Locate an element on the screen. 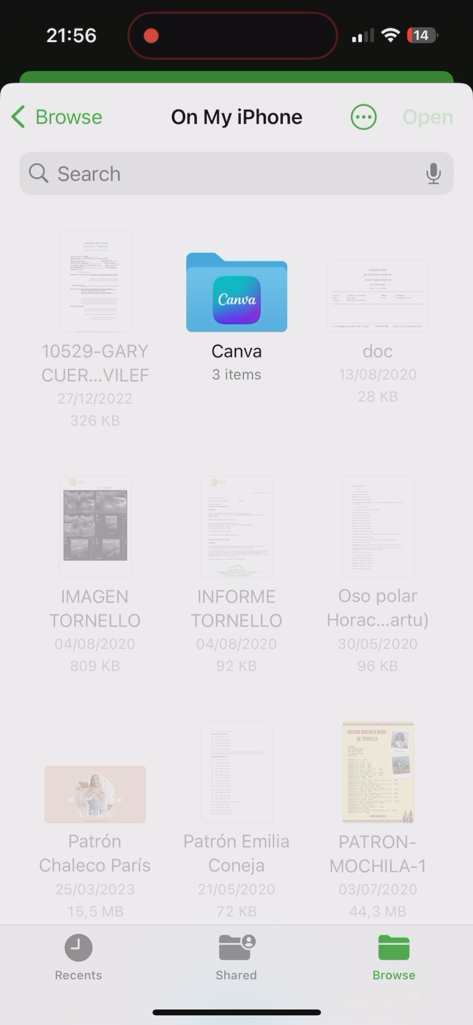 The height and width of the screenshot is (1025, 473). Patrén Emilia
Coneja is located at coordinates (239, 811).